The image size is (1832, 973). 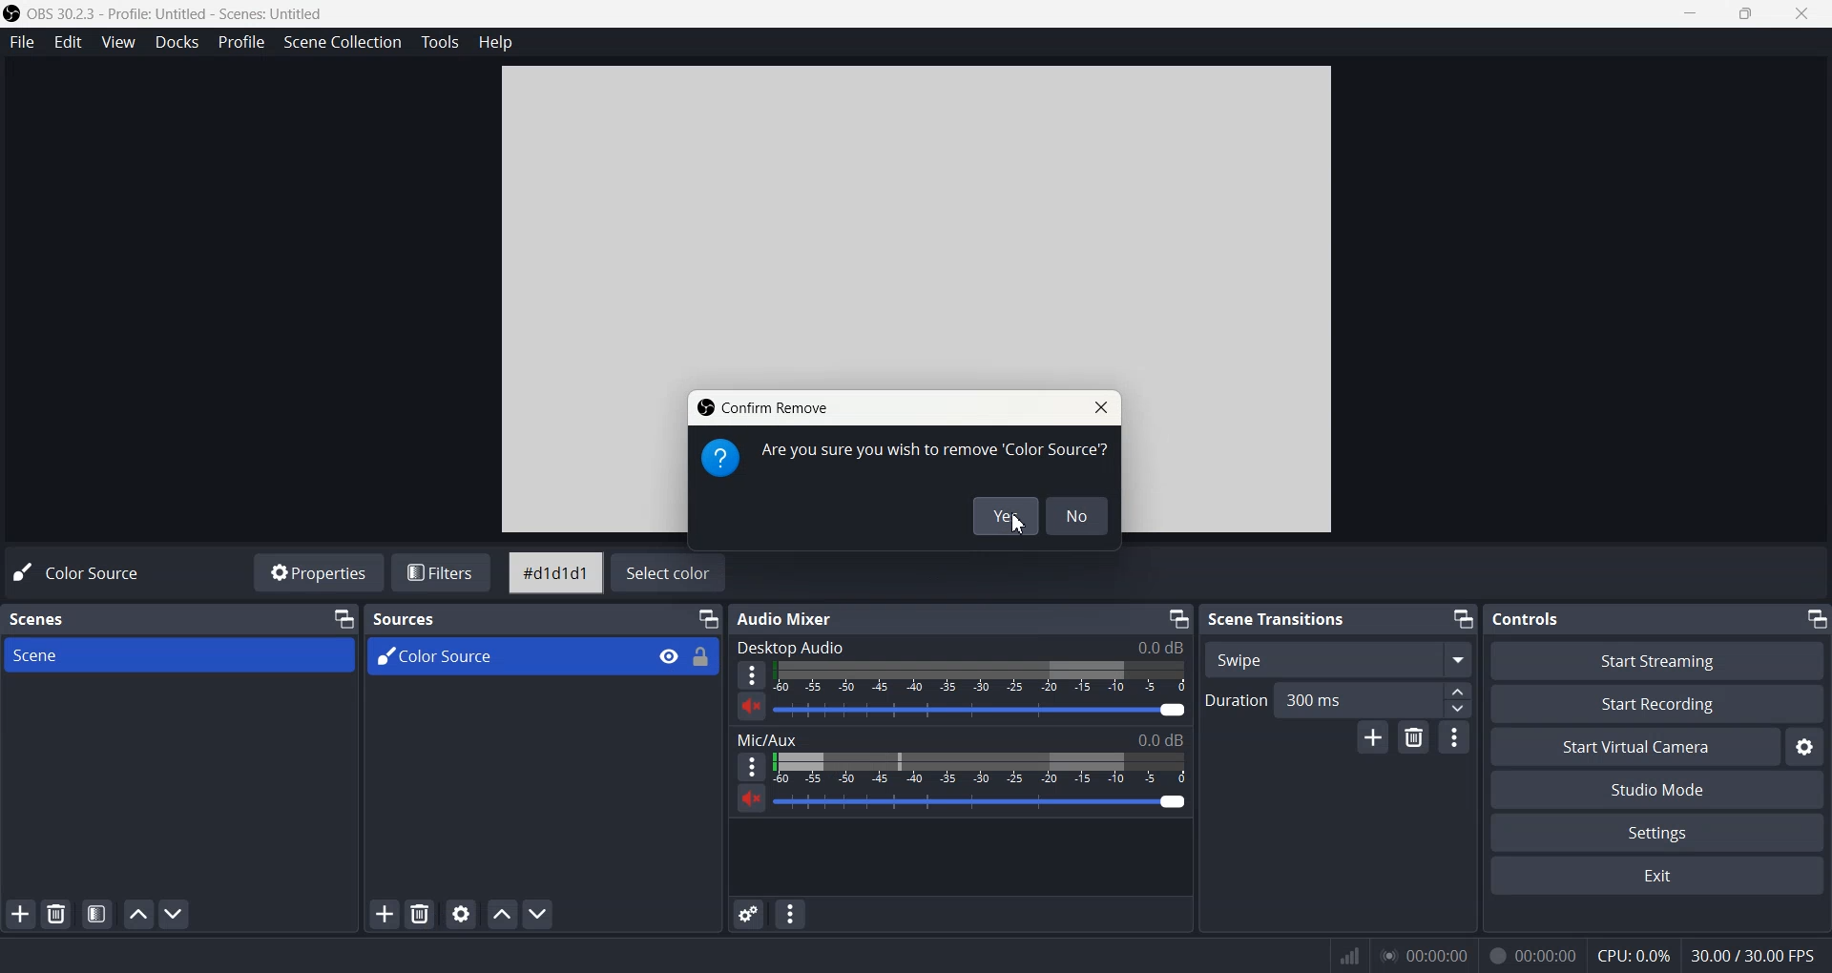 What do you see at coordinates (702, 657) in the screenshot?
I see `Lock` at bounding box center [702, 657].